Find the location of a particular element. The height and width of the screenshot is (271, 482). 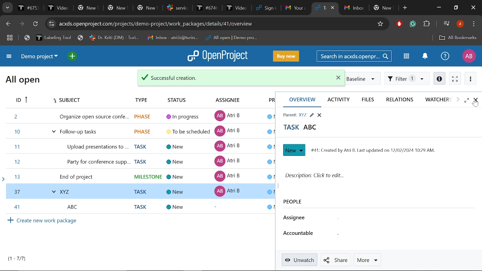

Grammerly is located at coordinates (413, 24).